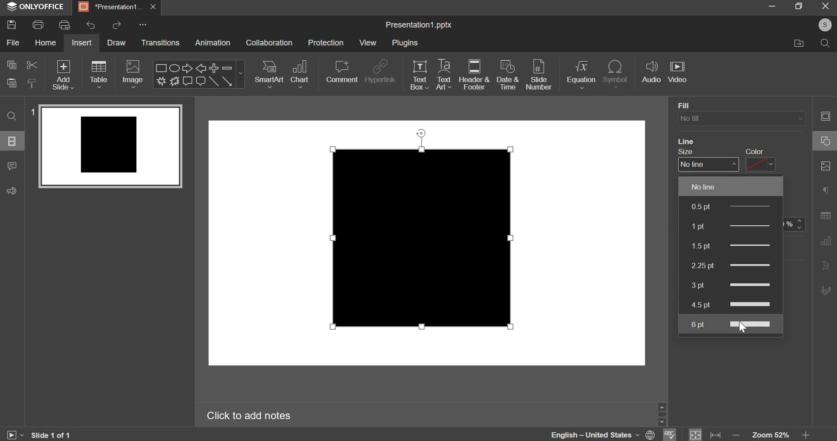 This screenshot has width=837, height=441. What do you see at coordinates (539, 75) in the screenshot?
I see `slide number` at bounding box center [539, 75].